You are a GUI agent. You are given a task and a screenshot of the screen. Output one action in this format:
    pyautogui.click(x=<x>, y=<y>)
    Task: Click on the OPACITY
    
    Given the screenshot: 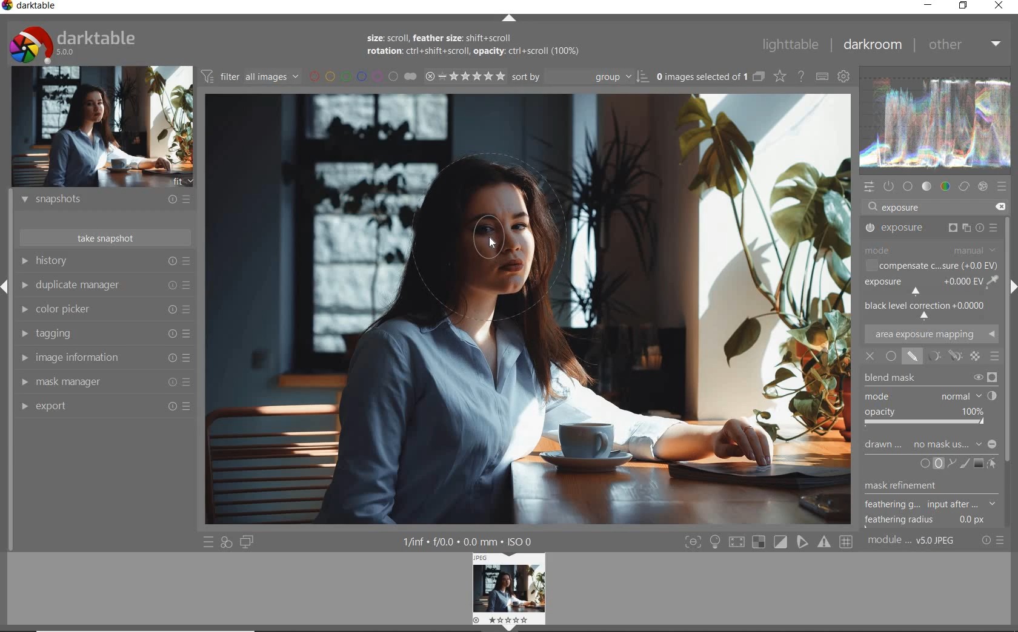 What is the action you would take?
    pyautogui.click(x=928, y=418)
    